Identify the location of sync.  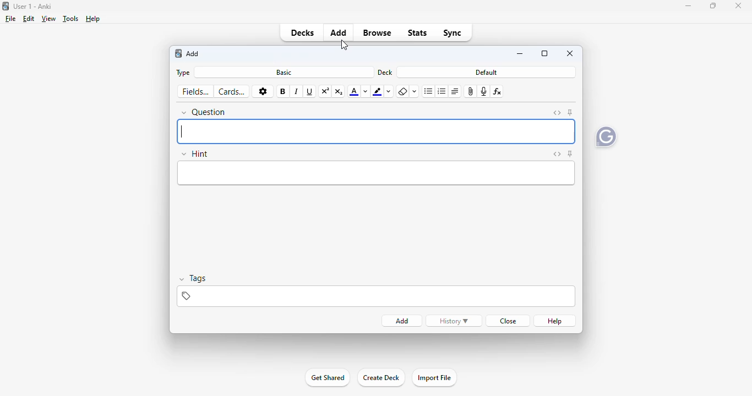
(451, 33).